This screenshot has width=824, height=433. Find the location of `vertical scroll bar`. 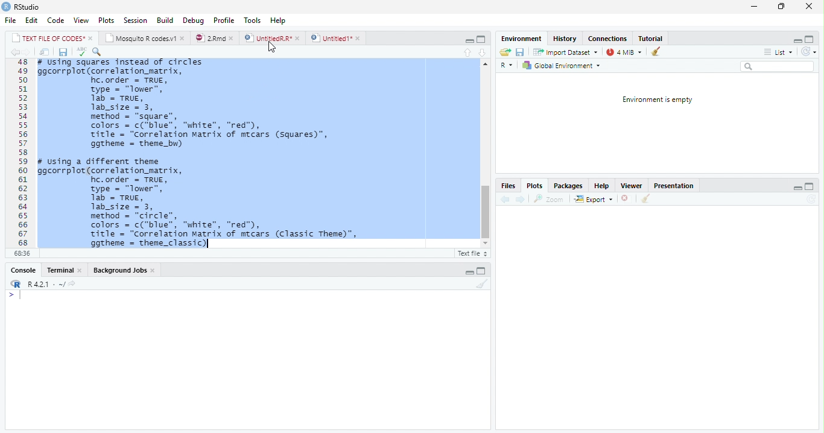

vertical scroll bar is located at coordinates (484, 156).